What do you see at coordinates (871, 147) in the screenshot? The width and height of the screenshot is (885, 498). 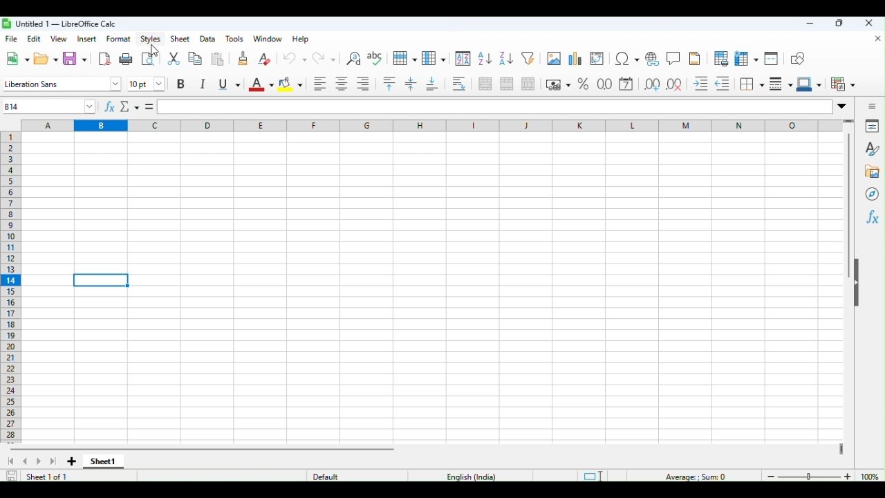 I see `Style` at bounding box center [871, 147].